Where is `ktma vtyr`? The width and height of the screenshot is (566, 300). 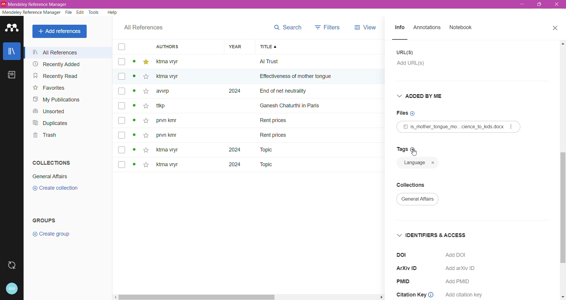 ktma vtyr is located at coordinates (171, 61).